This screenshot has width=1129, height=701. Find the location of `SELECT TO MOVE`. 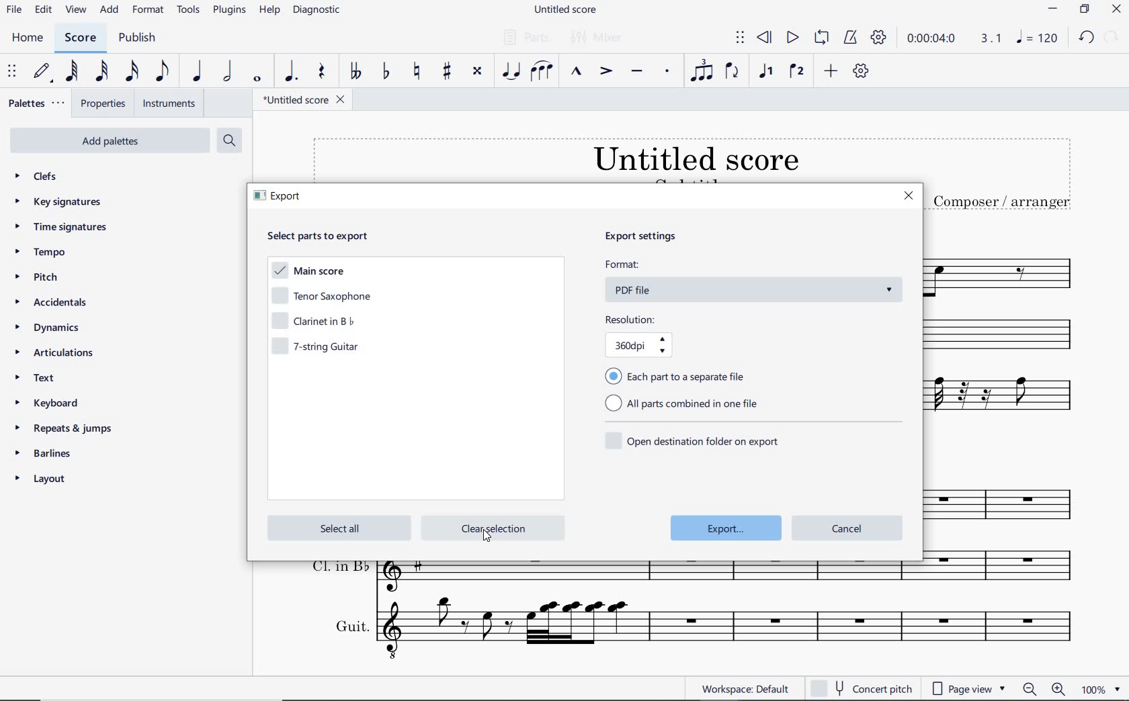

SELECT TO MOVE is located at coordinates (13, 73).